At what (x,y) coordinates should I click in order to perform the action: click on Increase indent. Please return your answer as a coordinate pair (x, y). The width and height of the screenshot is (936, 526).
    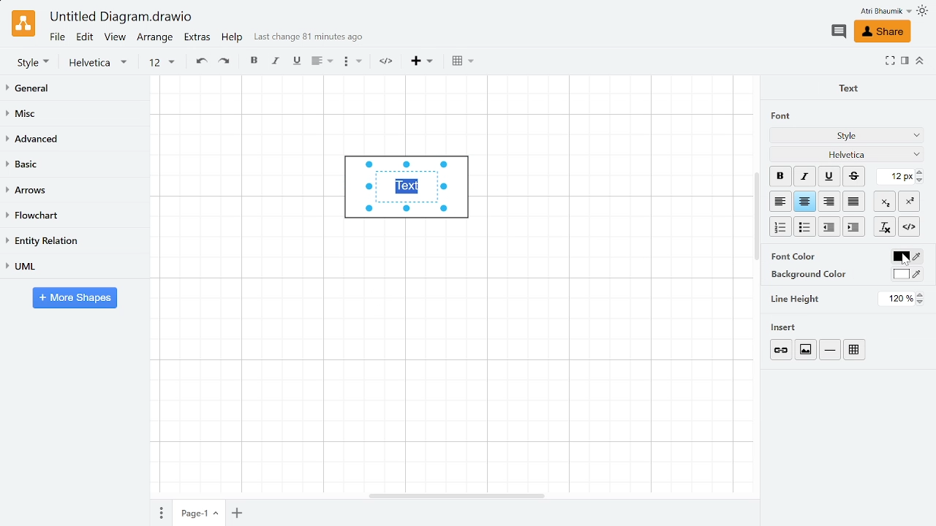
    Looking at the image, I should click on (830, 226).